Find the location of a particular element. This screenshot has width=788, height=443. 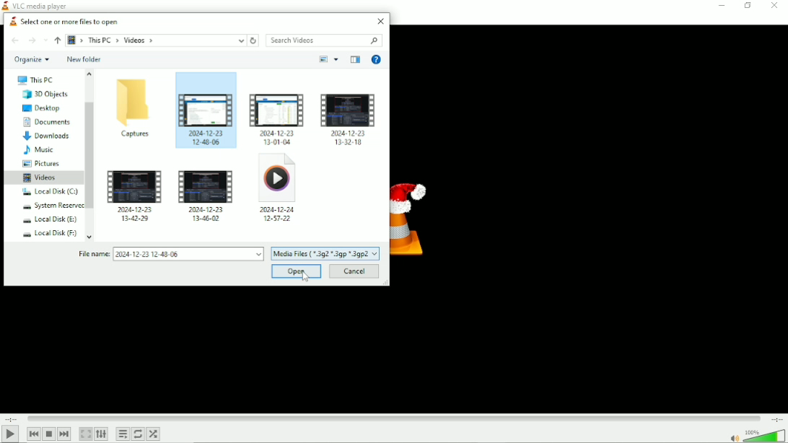

Show extended settings is located at coordinates (101, 434).